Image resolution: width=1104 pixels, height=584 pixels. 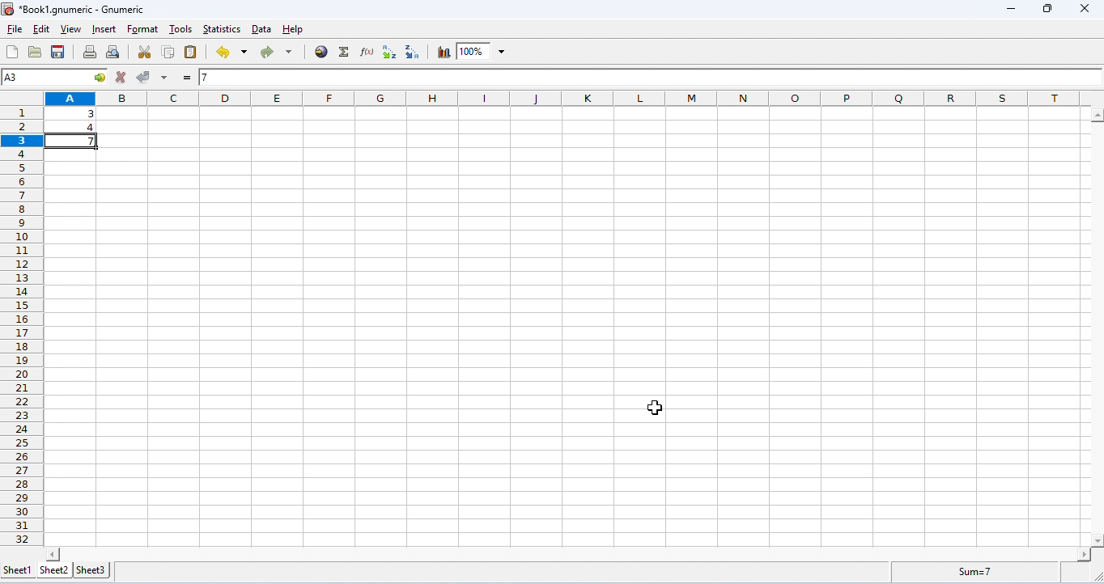 What do you see at coordinates (165, 78) in the screenshot?
I see `accept multiple` at bounding box center [165, 78].